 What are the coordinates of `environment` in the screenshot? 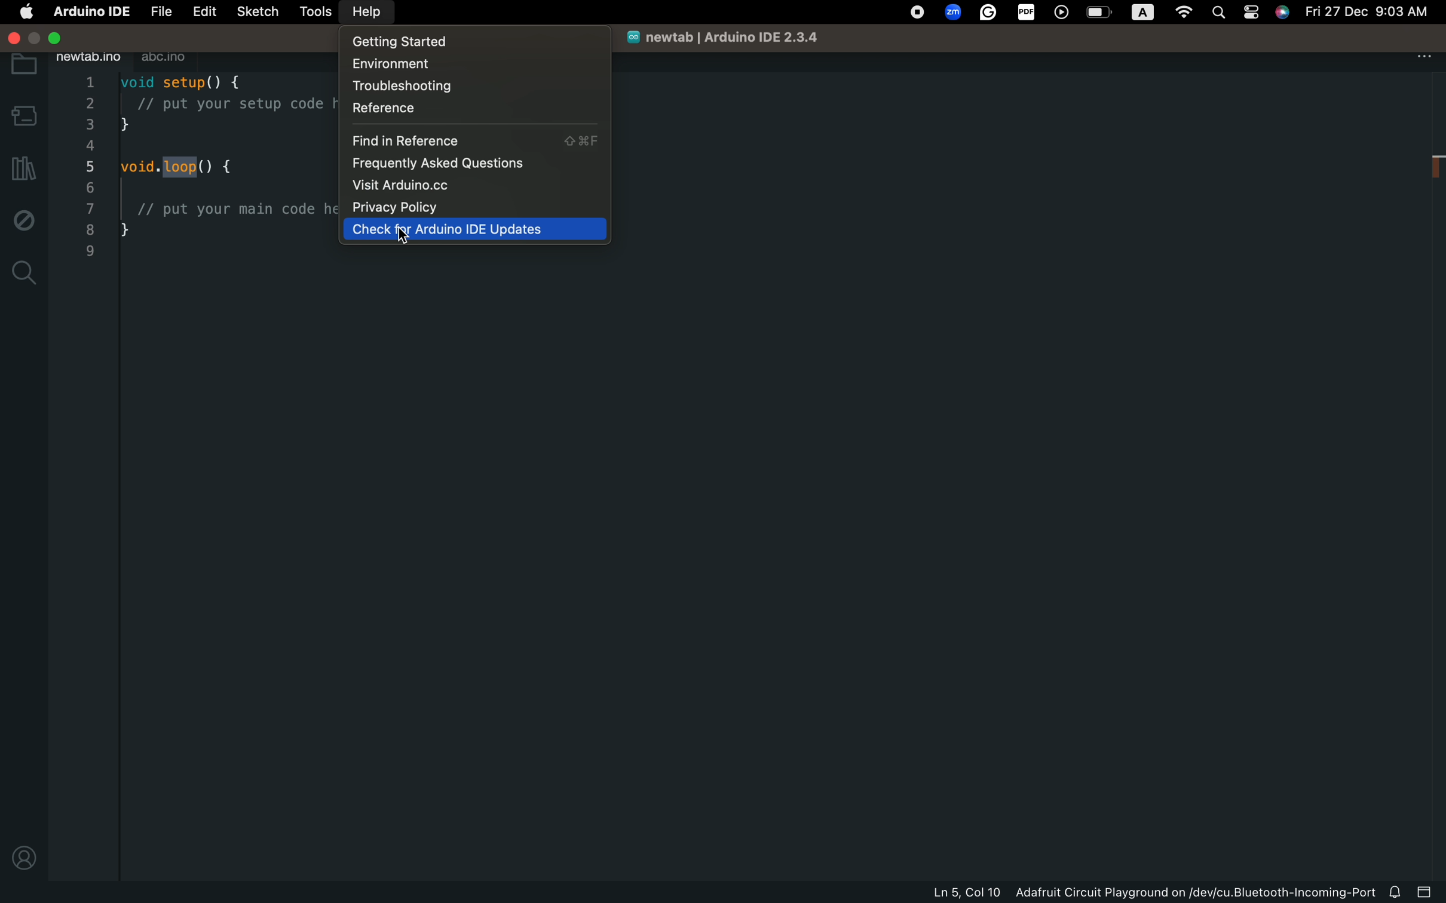 It's located at (416, 63).